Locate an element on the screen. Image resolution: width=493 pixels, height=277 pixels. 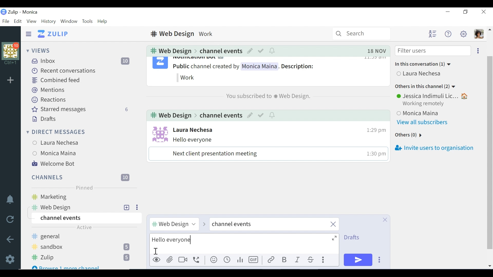
History is located at coordinates (48, 21).